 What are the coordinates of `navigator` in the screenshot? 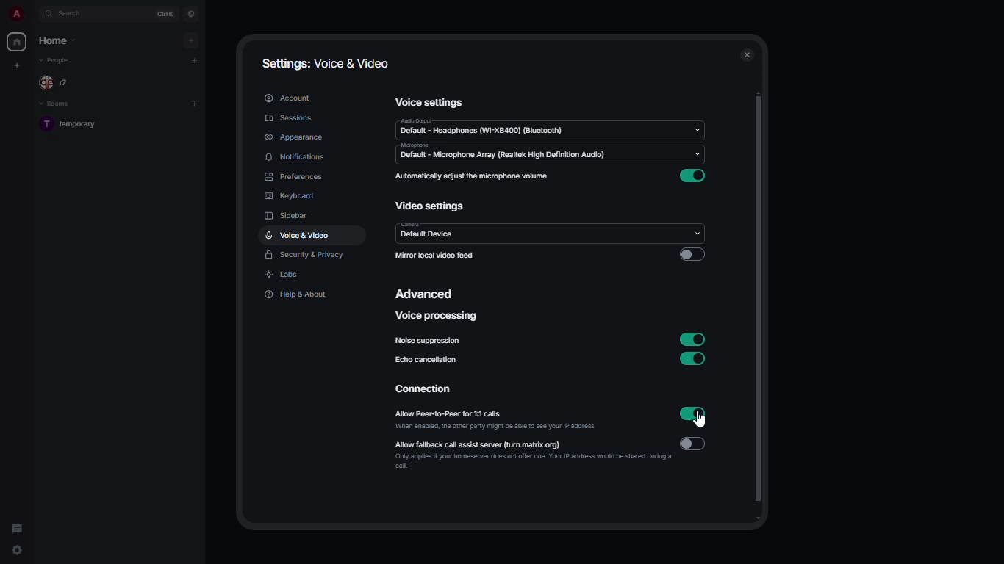 It's located at (192, 13).